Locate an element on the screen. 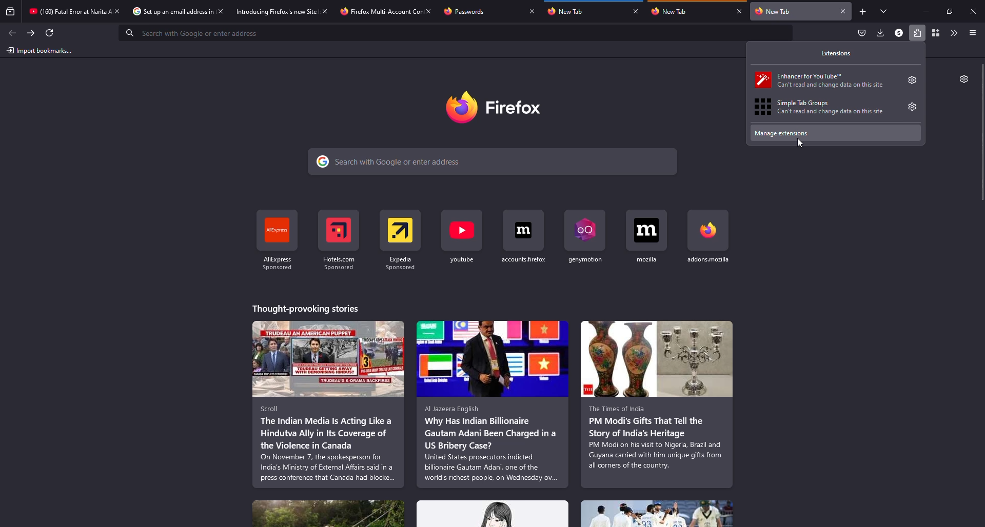 This screenshot has height=527, width=985. enhance for youtube is located at coordinates (825, 79).